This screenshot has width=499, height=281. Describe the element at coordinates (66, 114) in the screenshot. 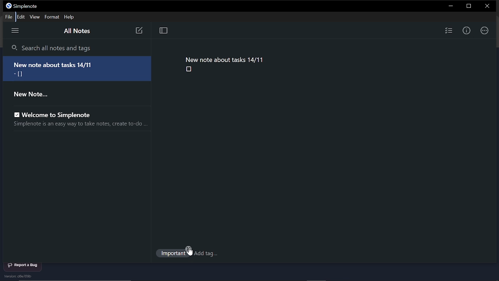

I see `Note titled "Welcome to simplenote"` at that location.